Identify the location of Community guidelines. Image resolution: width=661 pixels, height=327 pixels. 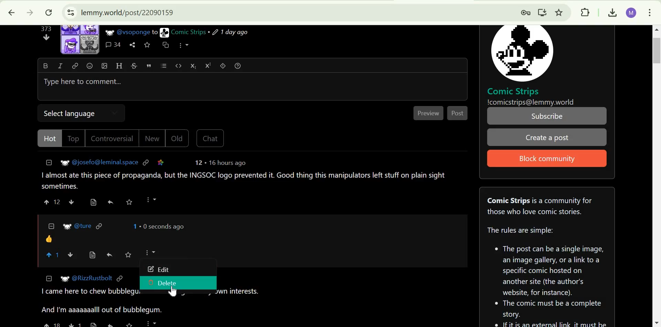
(548, 273).